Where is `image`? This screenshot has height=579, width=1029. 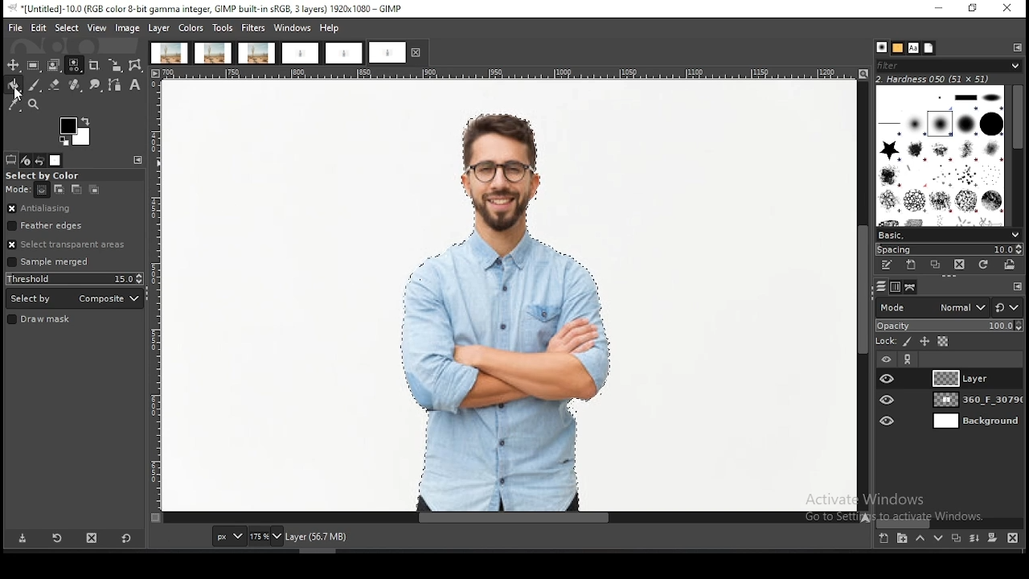
image is located at coordinates (127, 29).